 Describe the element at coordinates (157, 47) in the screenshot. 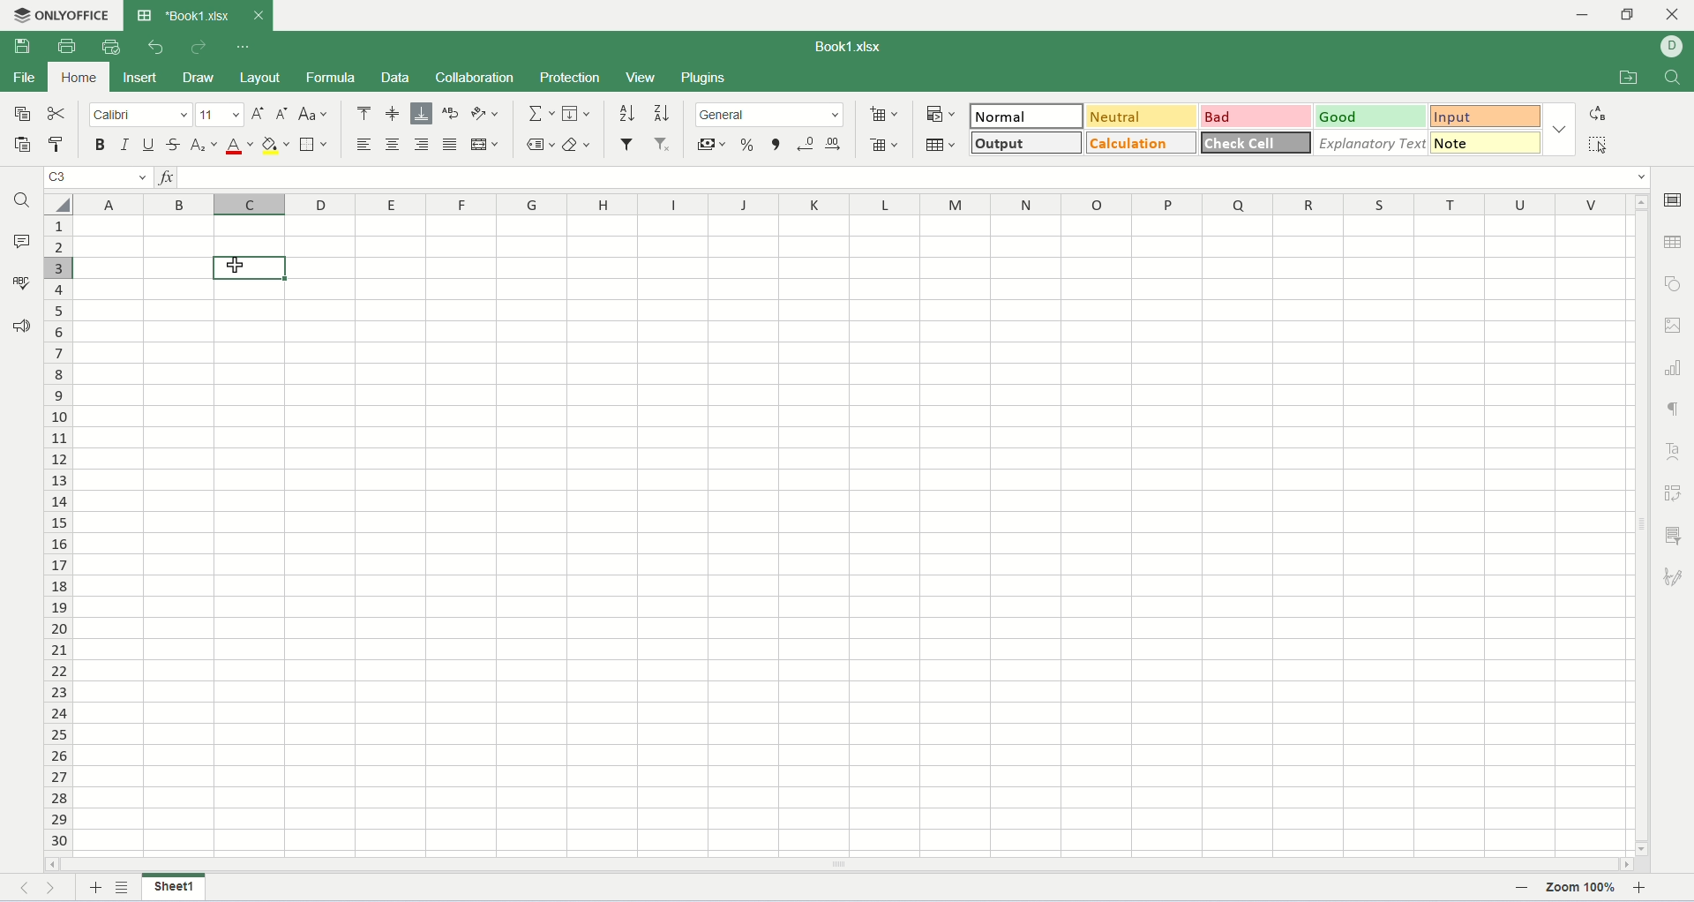

I see `undo` at that location.